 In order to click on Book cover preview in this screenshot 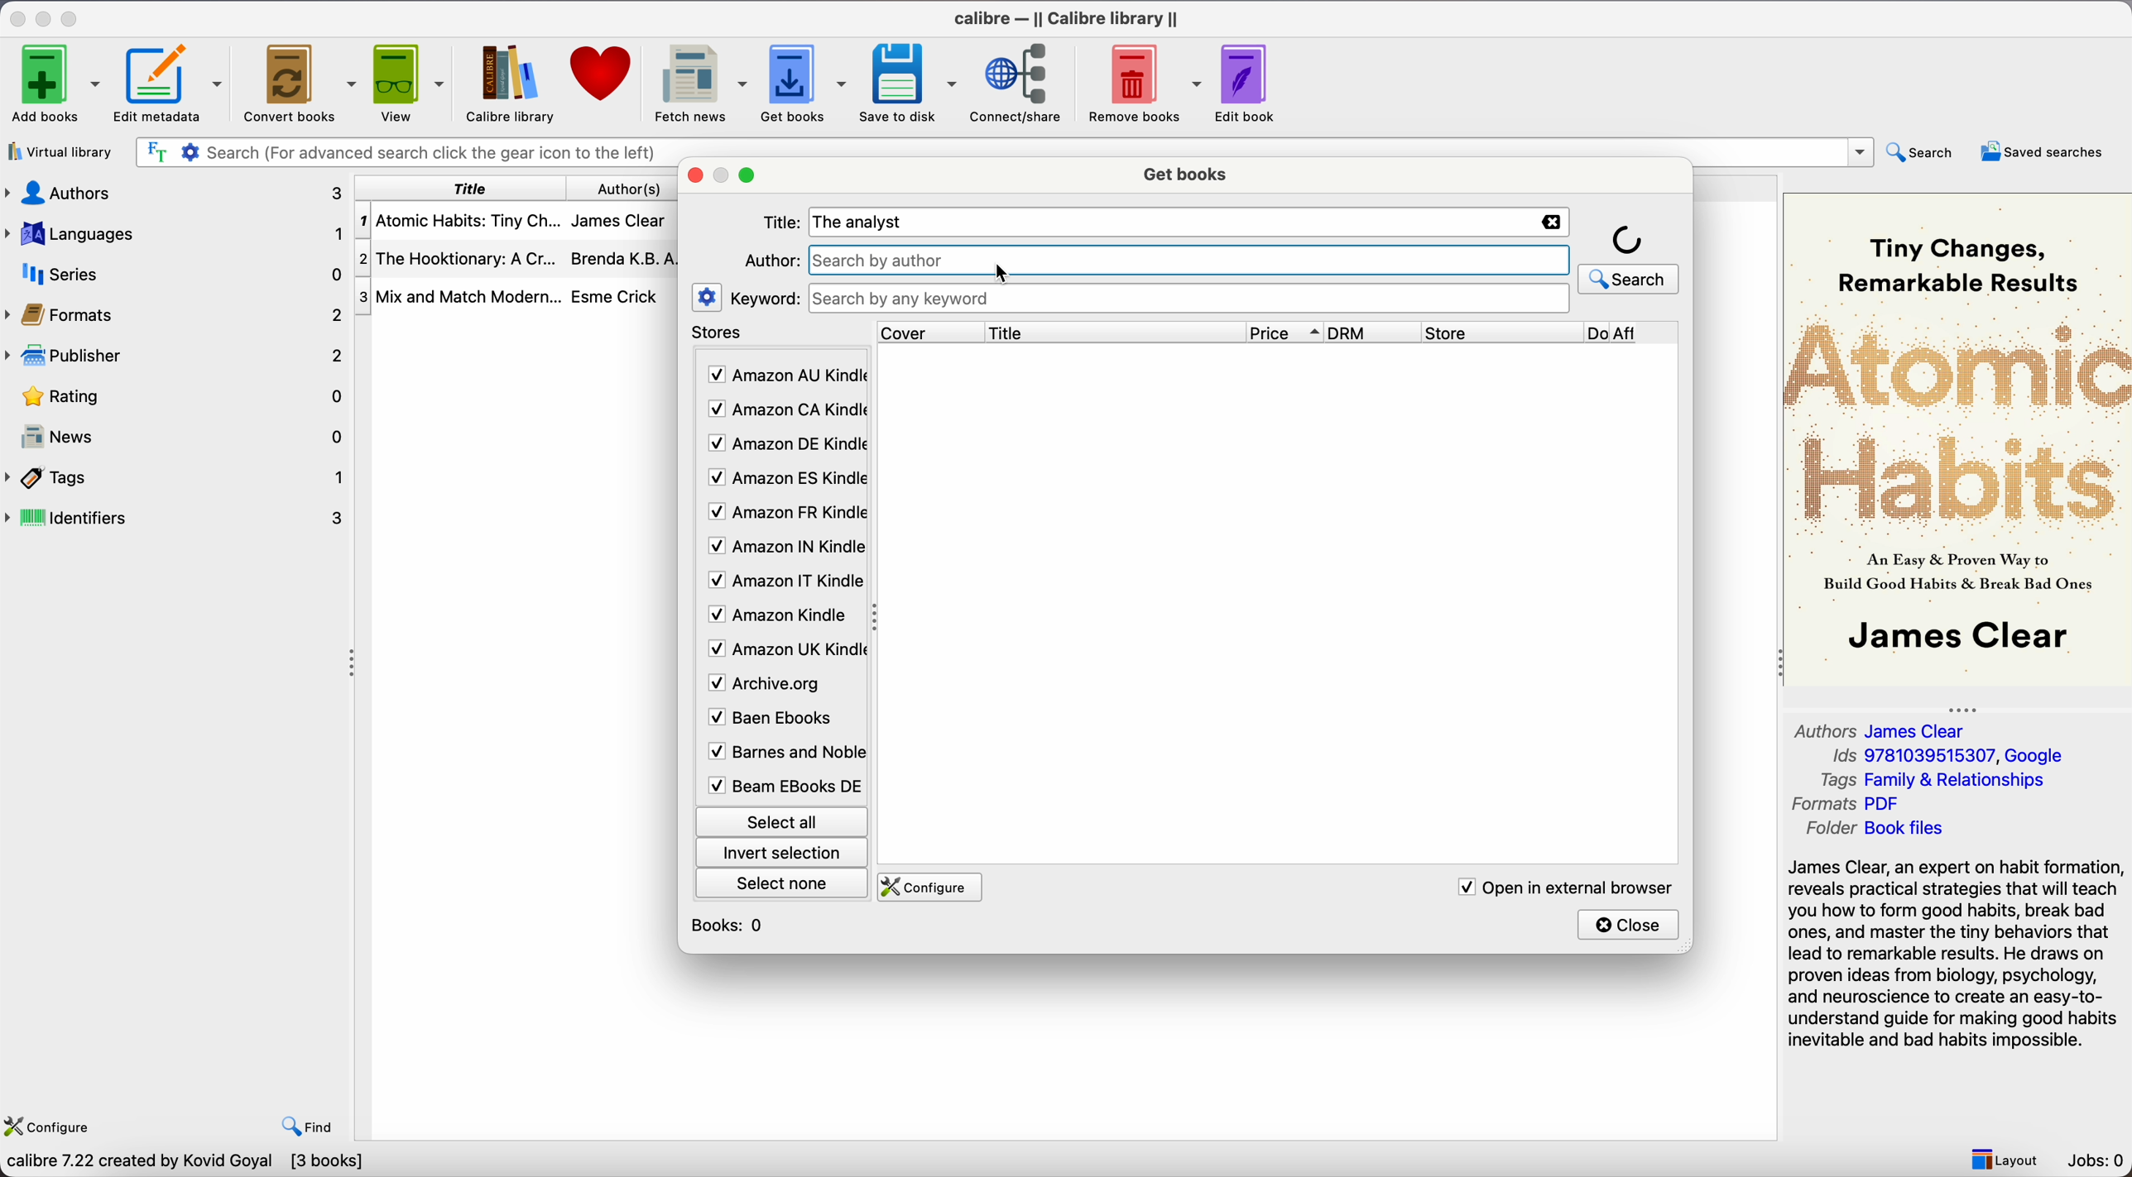, I will do `click(1957, 438)`.